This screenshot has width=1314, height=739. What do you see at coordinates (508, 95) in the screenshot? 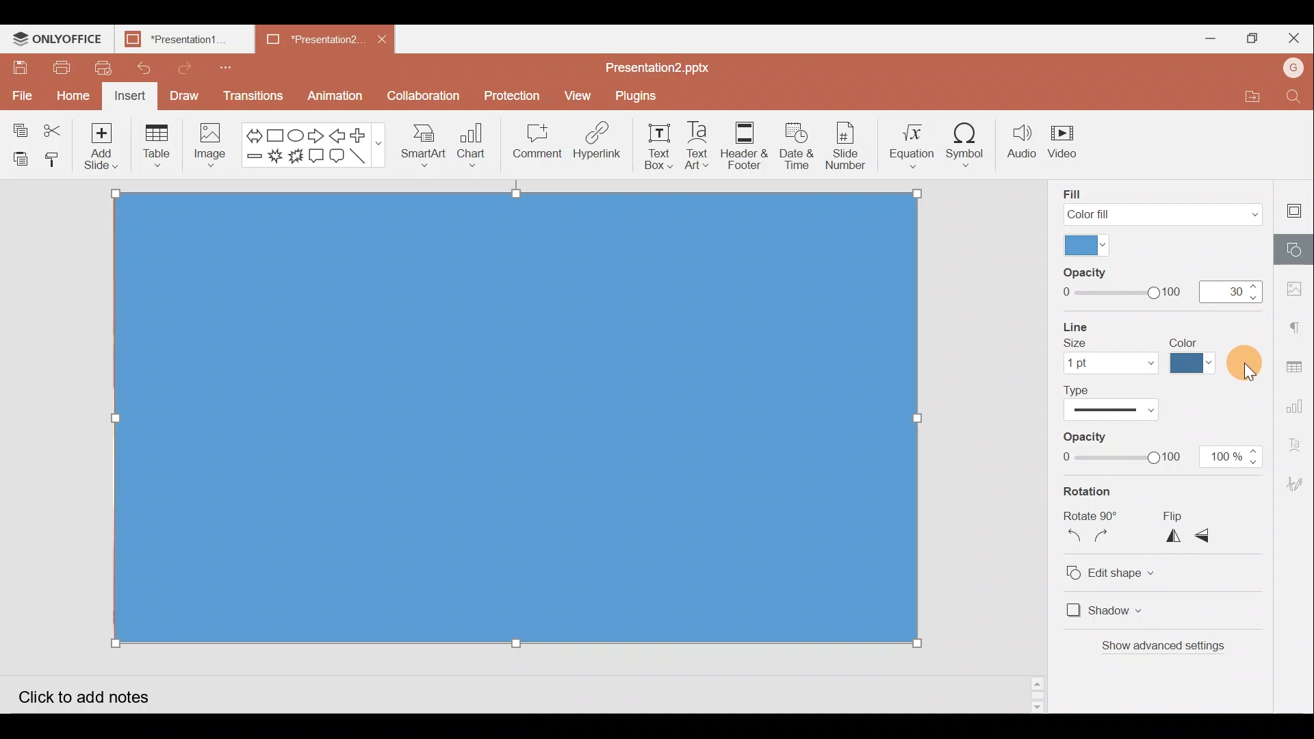
I see `Protection` at bounding box center [508, 95].